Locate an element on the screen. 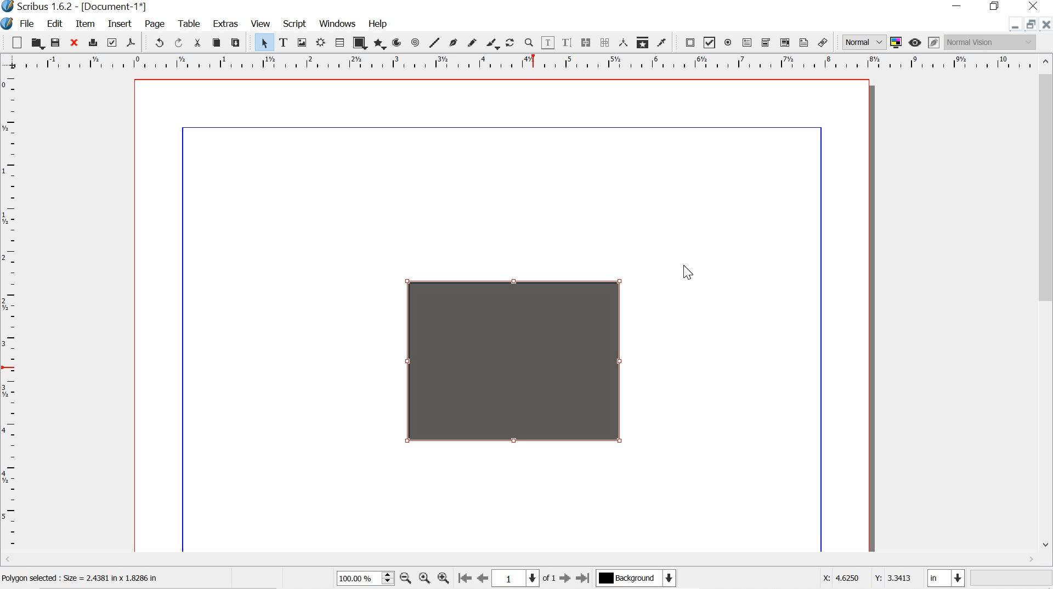  minimize is located at coordinates (956, 6).